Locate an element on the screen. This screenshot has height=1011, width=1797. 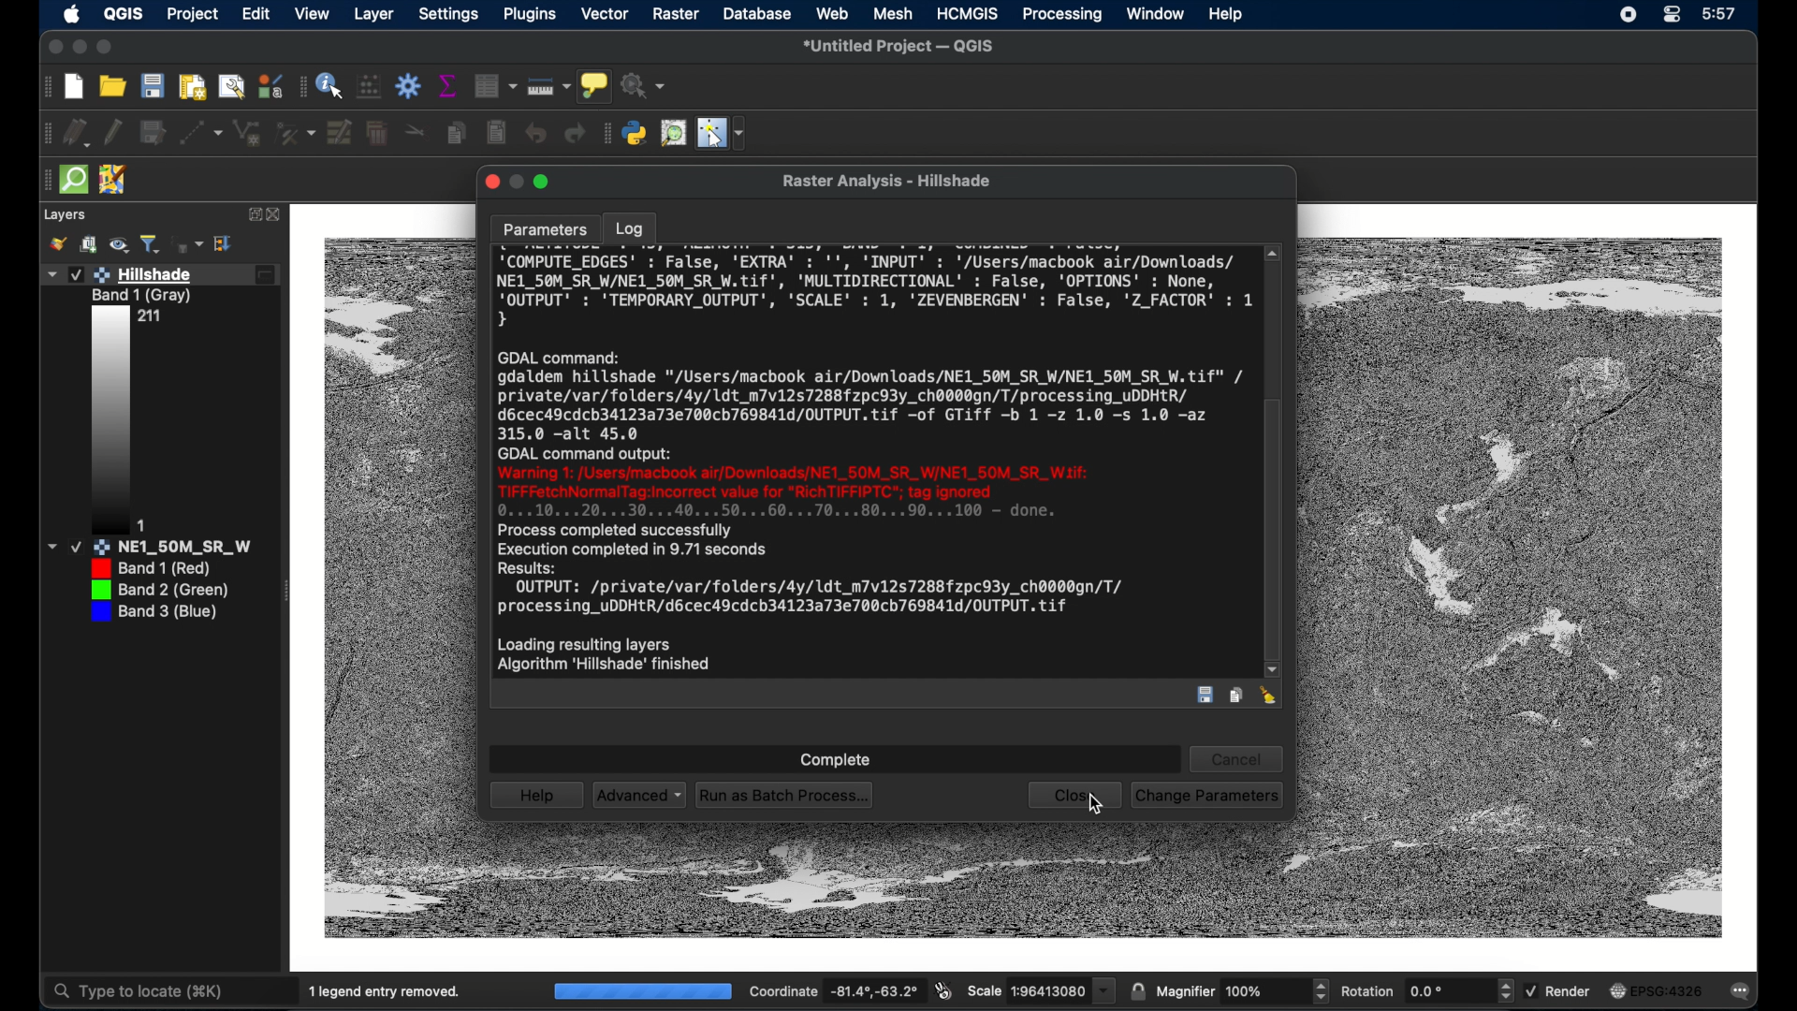
maximize is located at coordinates (543, 181).